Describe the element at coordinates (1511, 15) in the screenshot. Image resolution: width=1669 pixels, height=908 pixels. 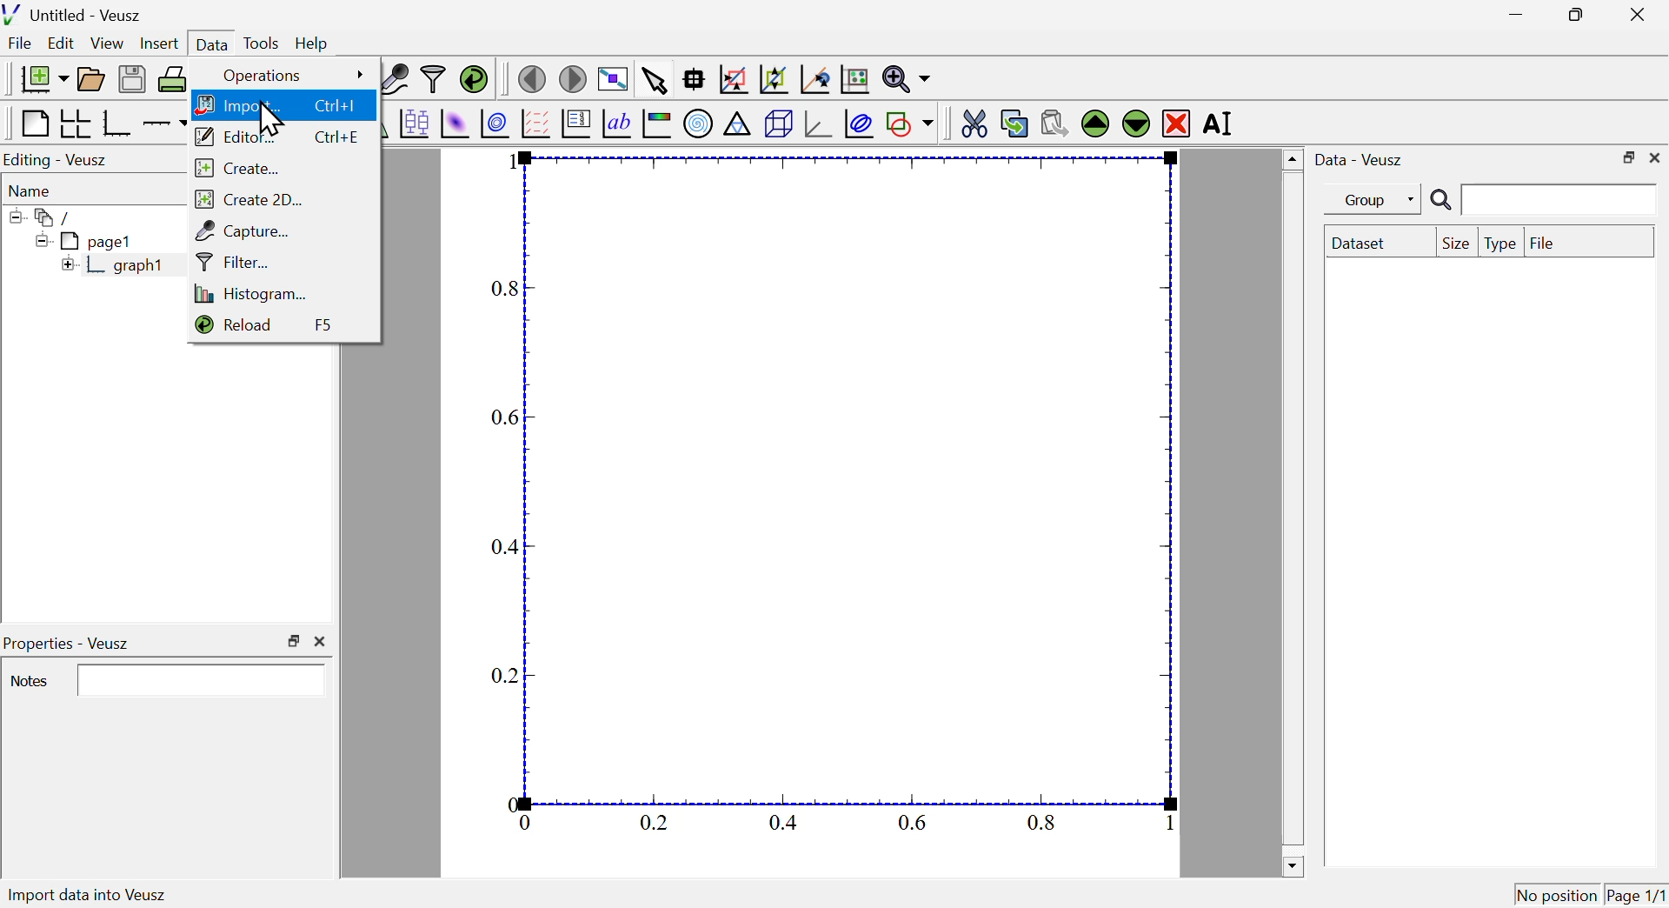
I see `minimize` at that location.